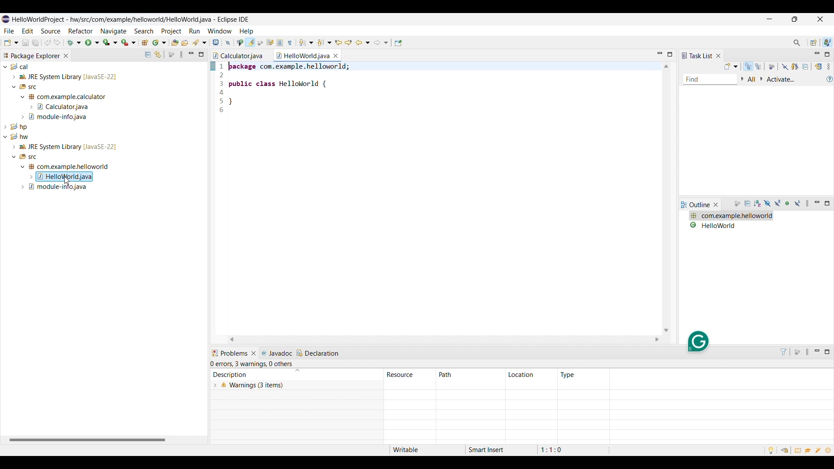  Describe the element at coordinates (254, 353) in the screenshot. I see `Close` at that location.